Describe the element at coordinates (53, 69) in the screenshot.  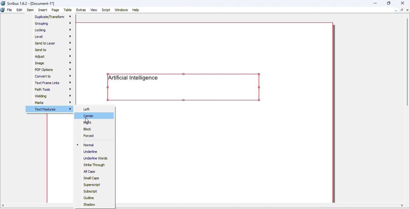
I see `PDF options` at that location.